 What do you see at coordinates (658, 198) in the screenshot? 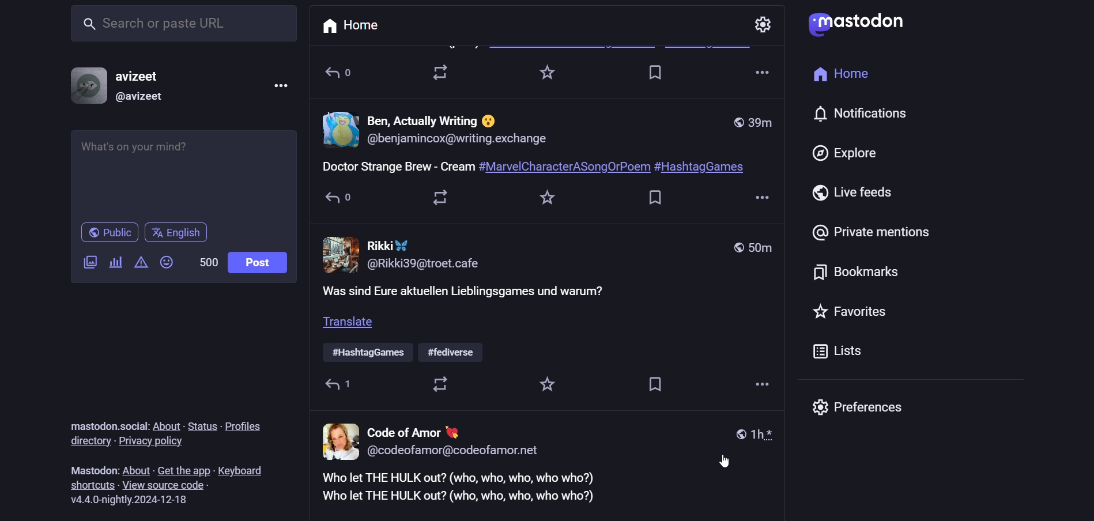
I see `bookmark` at bounding box center [658, 198].